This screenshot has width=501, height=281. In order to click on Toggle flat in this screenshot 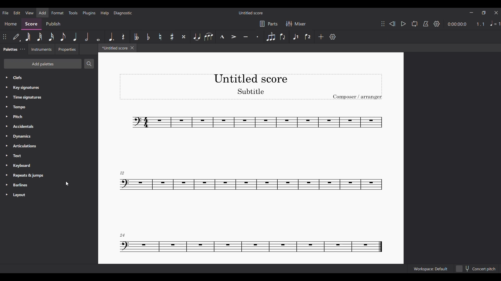, I will do `click(234, 36)`.